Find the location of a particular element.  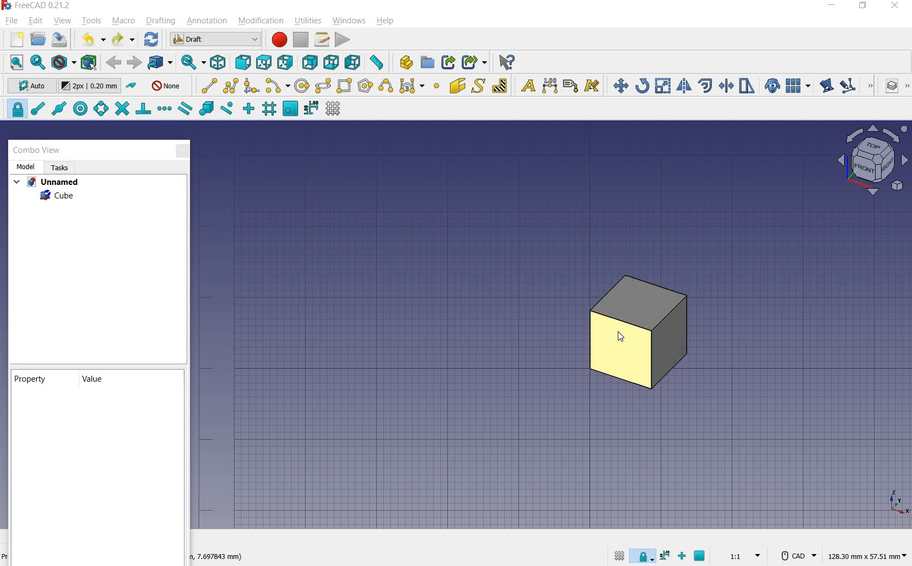

toggle construction mode is located at coordinates (132, 86).